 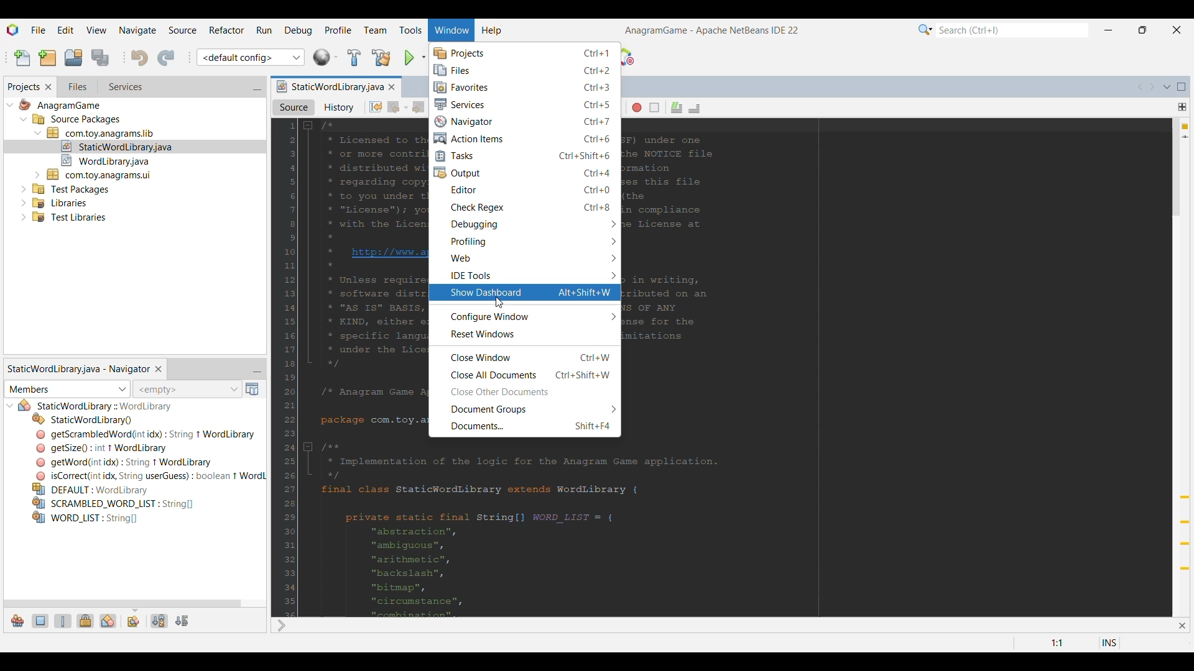 What do you see at coordinates (524, 293) in the screenshot?
I see `Show dashboard, current selection` at bounding box center [524, 293].